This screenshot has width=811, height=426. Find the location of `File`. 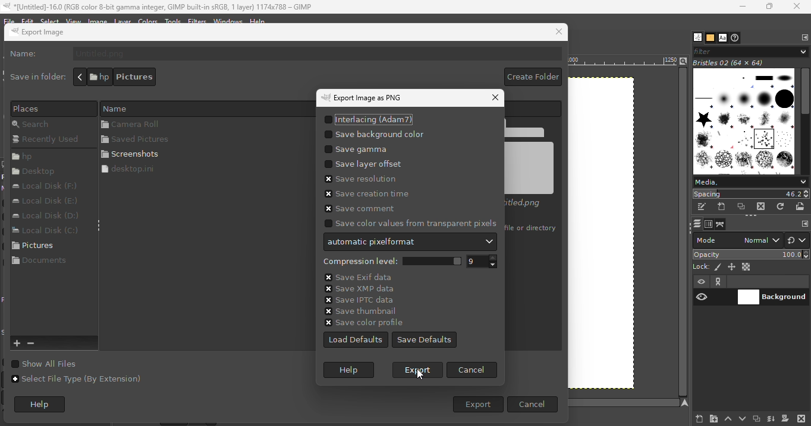

File is located at coordinates (8, 20).